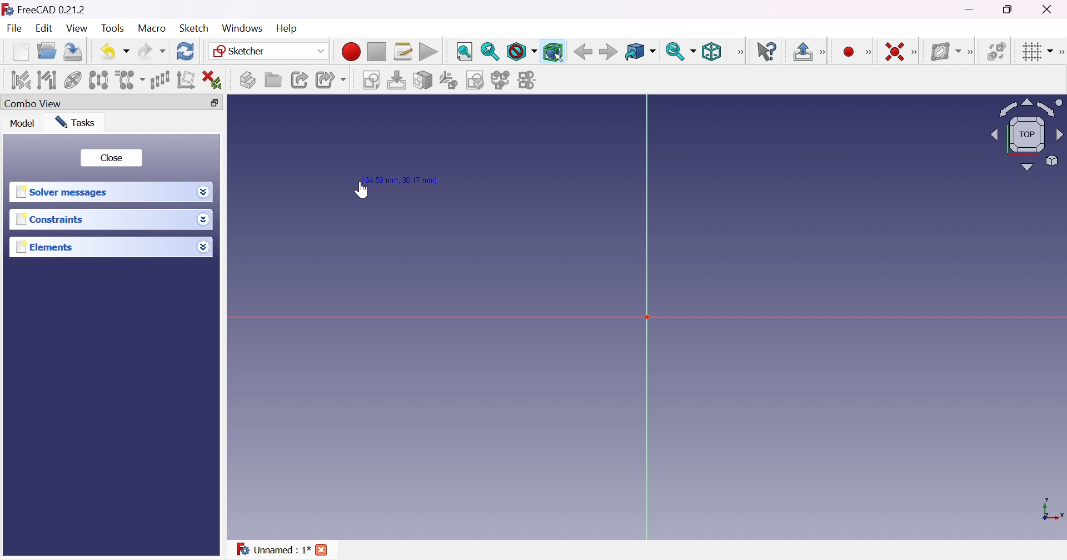 The width and height of the screenshot is (1067, 560). I want to click on Drop down, so click(203, 219).